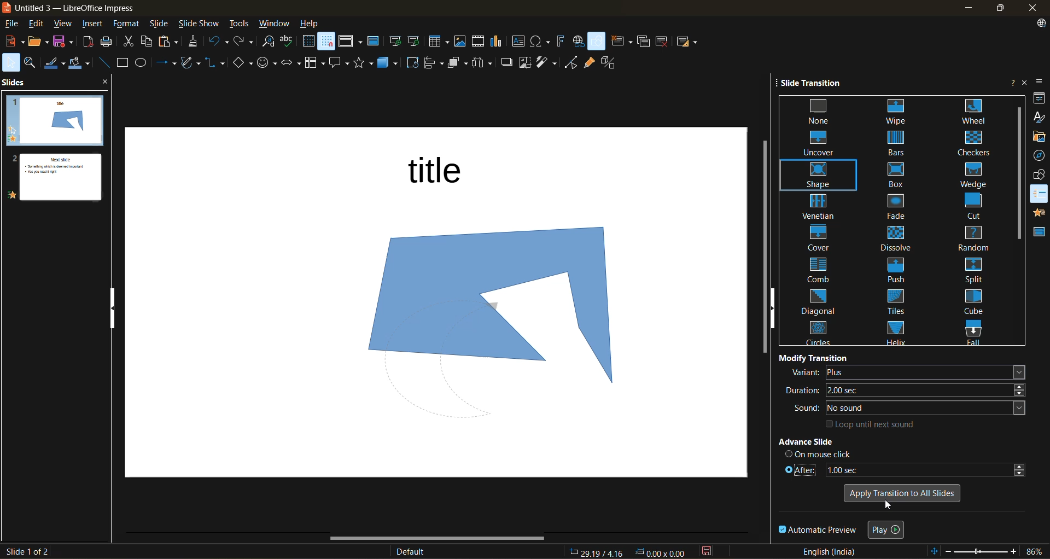  Describe the element at coordinates (571, 62) in the screenshot. I see `toggle point edit mode` at that location.